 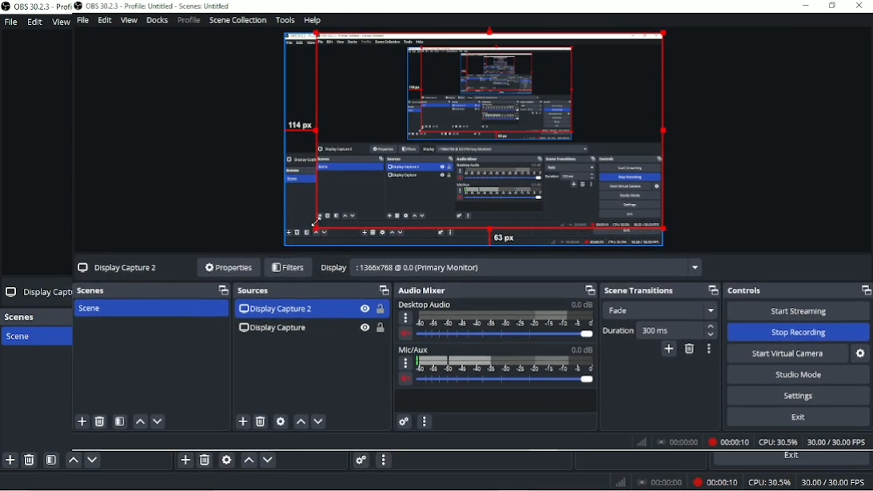 What do you see at coordinates (804, 419) in the screenshot?
I see `Exit` at bounding box center [804, 419].